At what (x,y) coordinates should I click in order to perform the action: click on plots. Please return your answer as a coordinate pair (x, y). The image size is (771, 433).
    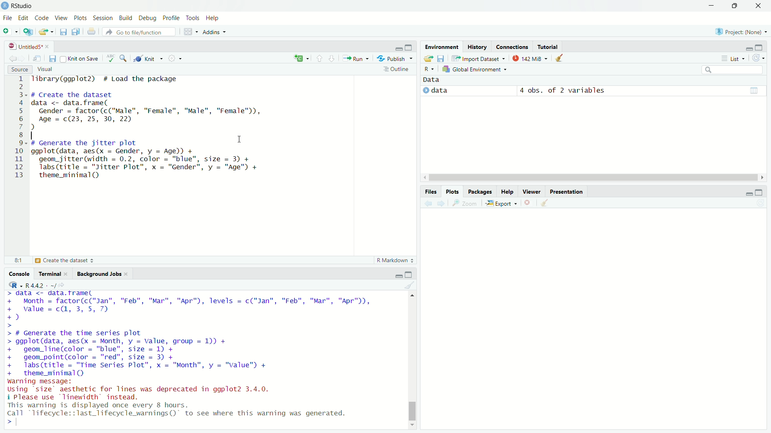
    Looking at the image, I should click on (454, 191).